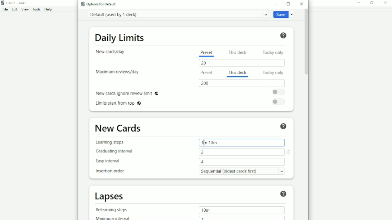 This screenshot has width=392, height=220. I want to click on Tools, so click(37, 9).